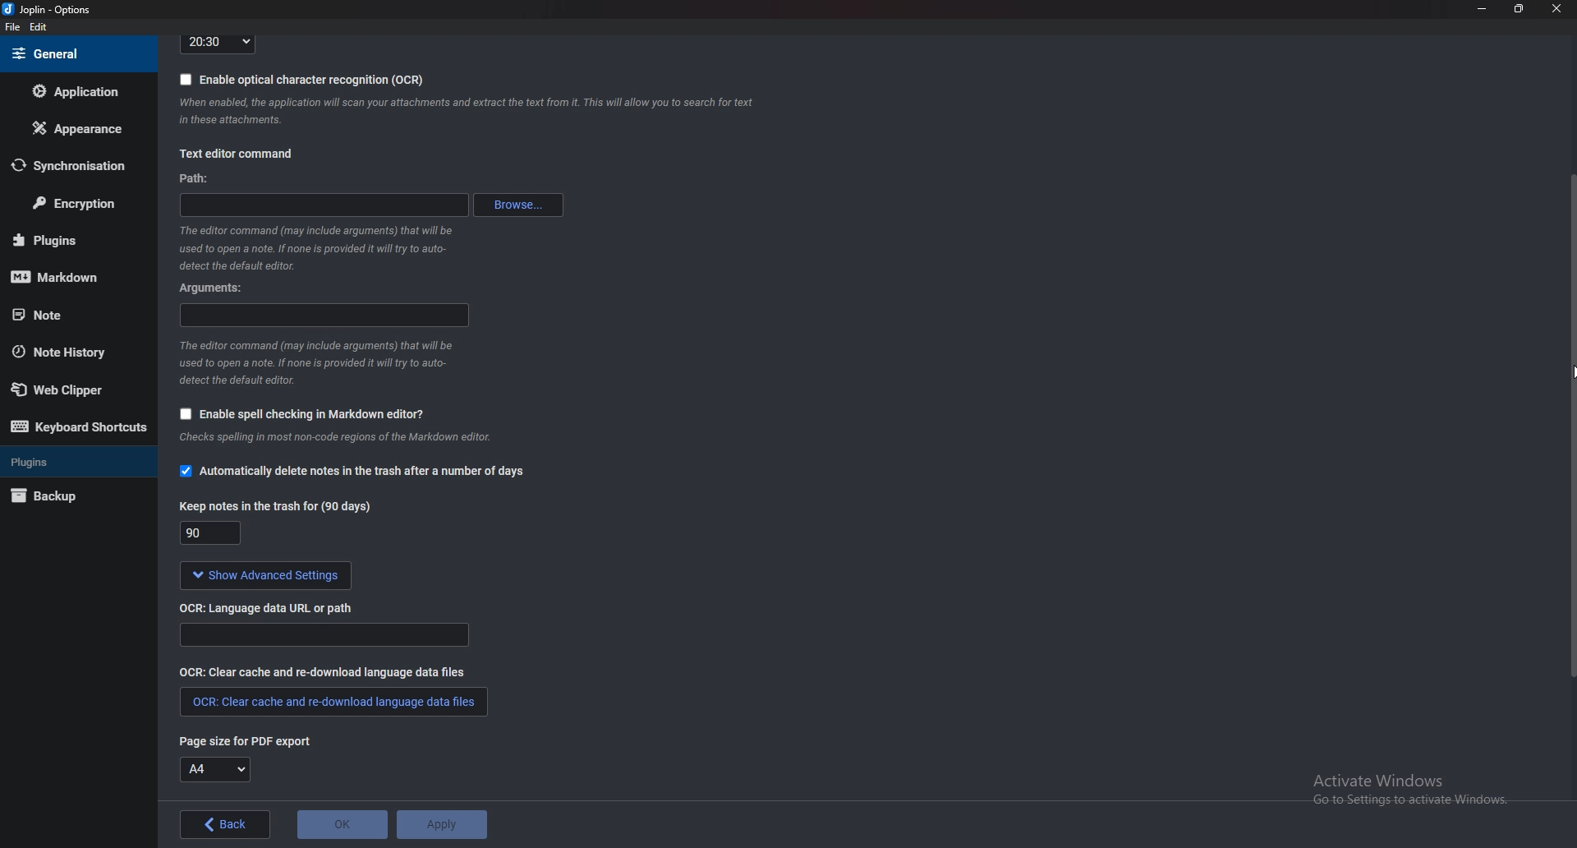  Describe the element at coordinates (75, 53) in the screenshot. I see `general` at that location.